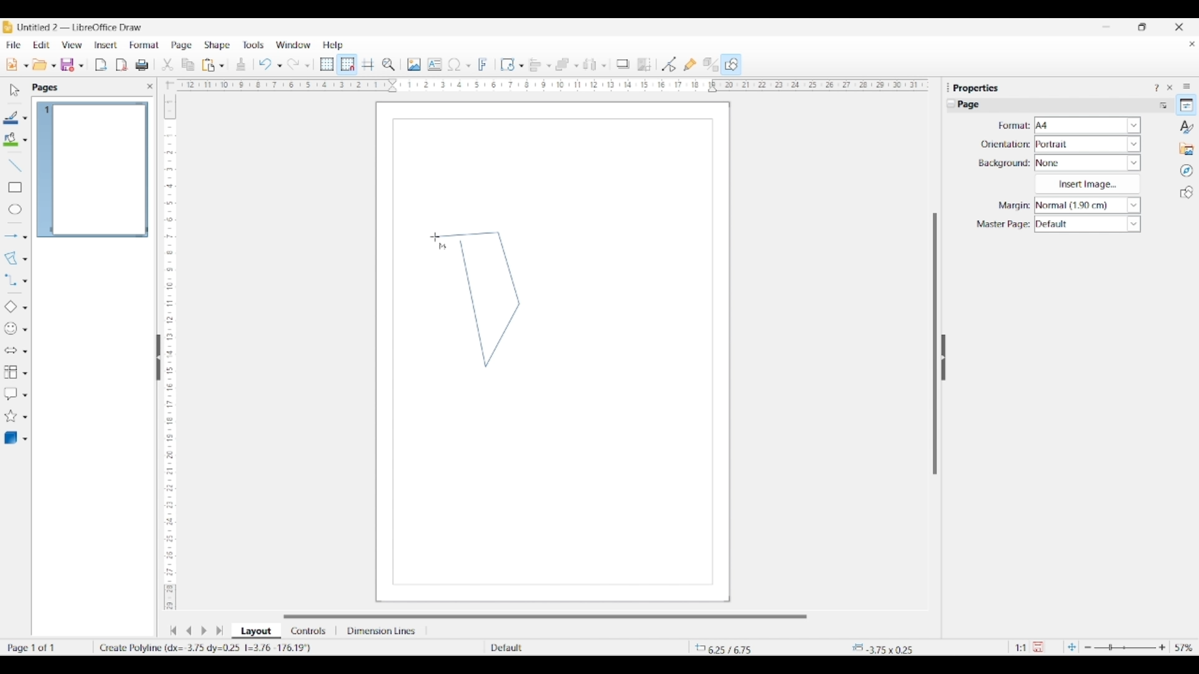  What do you see at coordinates (254, 44) in the screenshot?
I see `Tools` at bounding box center [254, 44].